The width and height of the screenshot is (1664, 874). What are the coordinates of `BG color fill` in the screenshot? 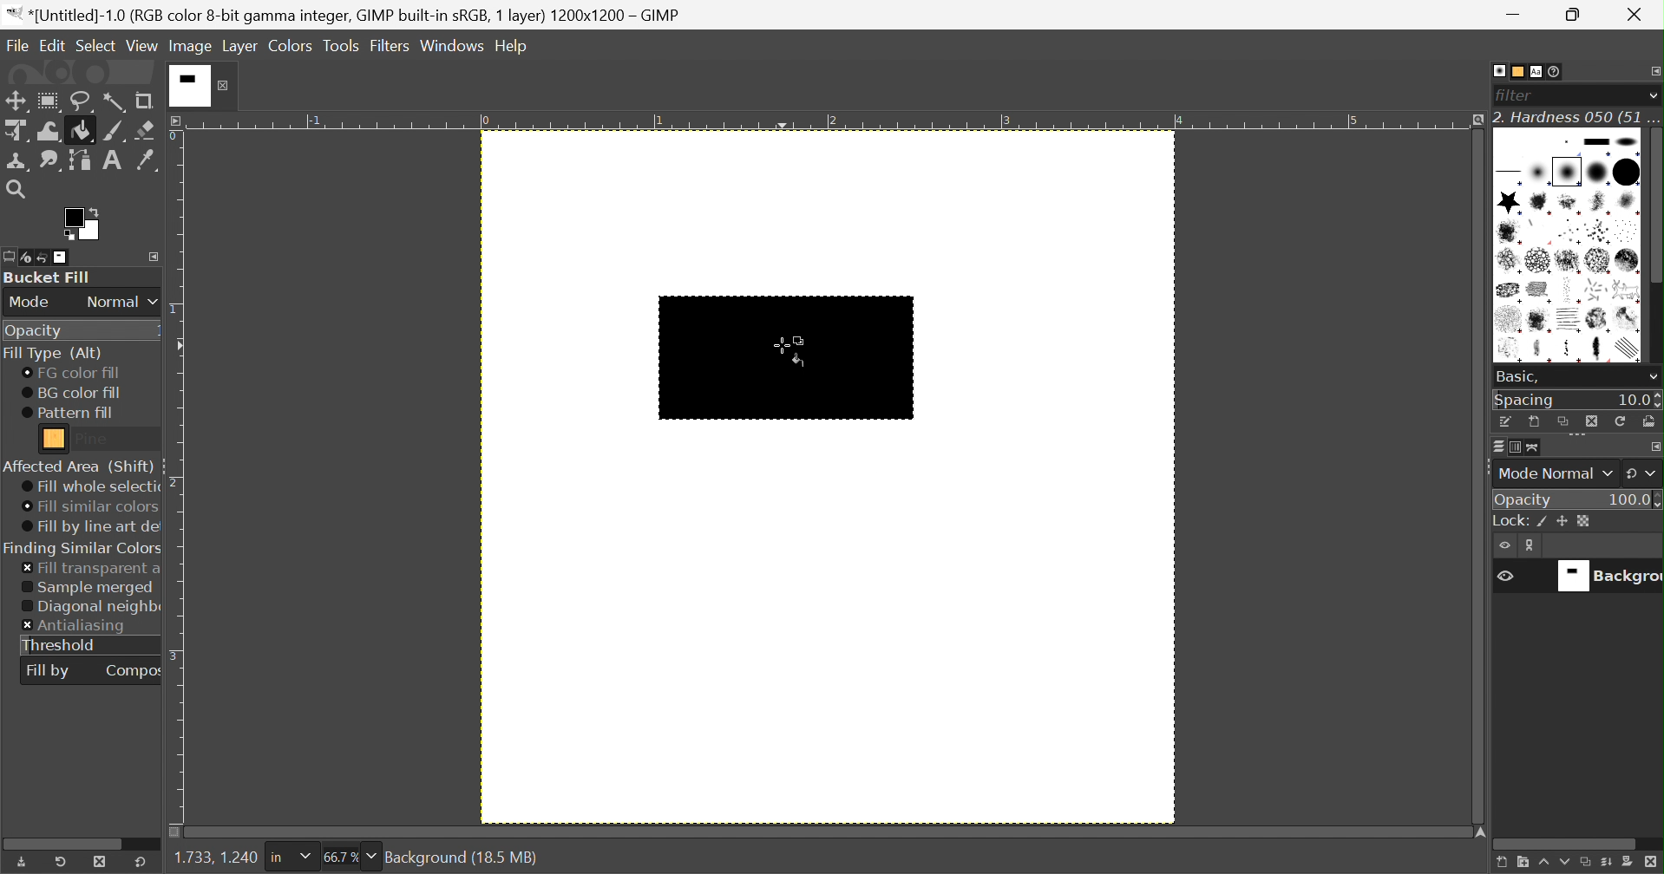 It's located at (71, 393).